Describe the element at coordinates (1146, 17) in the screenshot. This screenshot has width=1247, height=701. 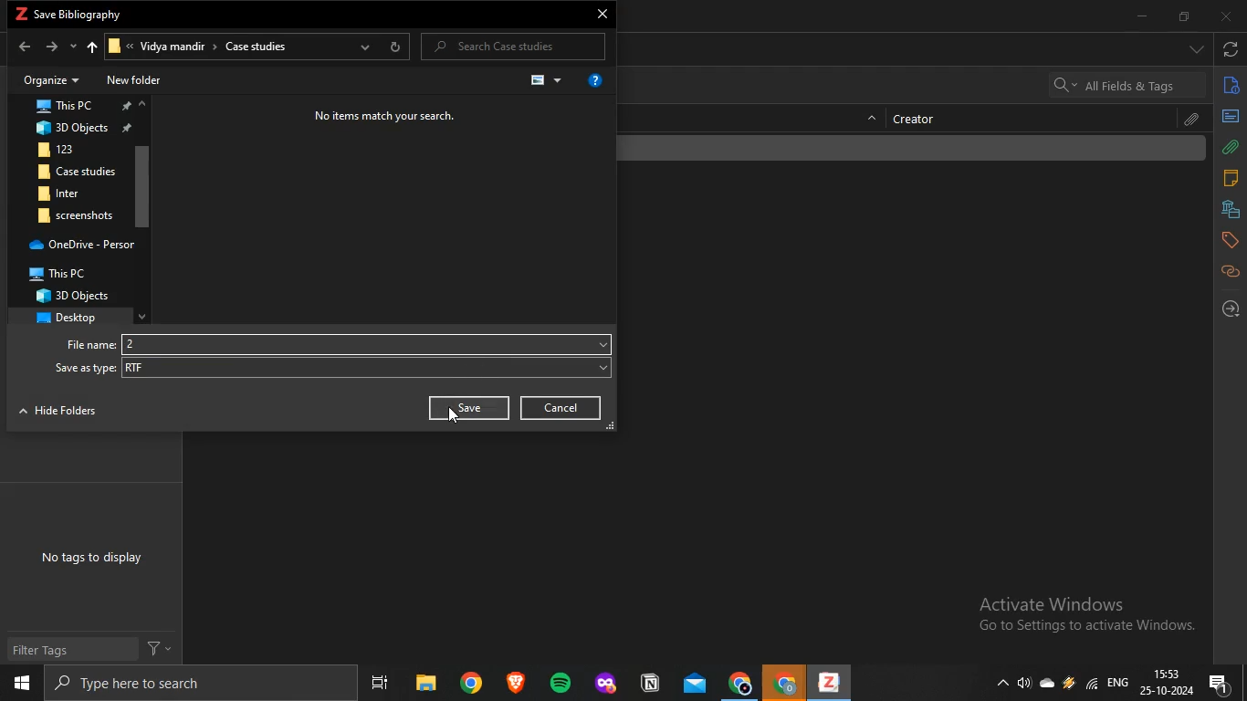
I see `minimize` at that location.